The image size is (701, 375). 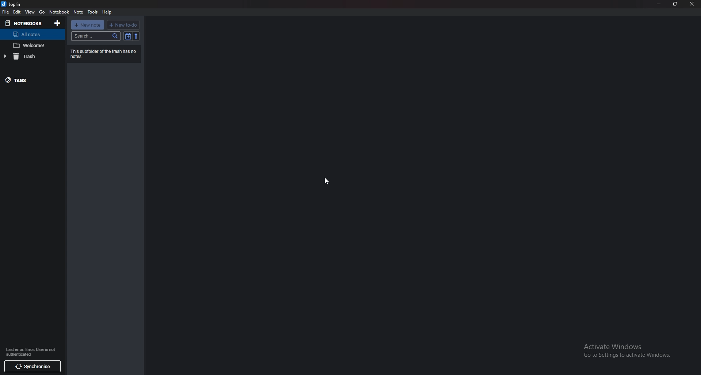 I want to click on All notes, so click(x=31, y=34).